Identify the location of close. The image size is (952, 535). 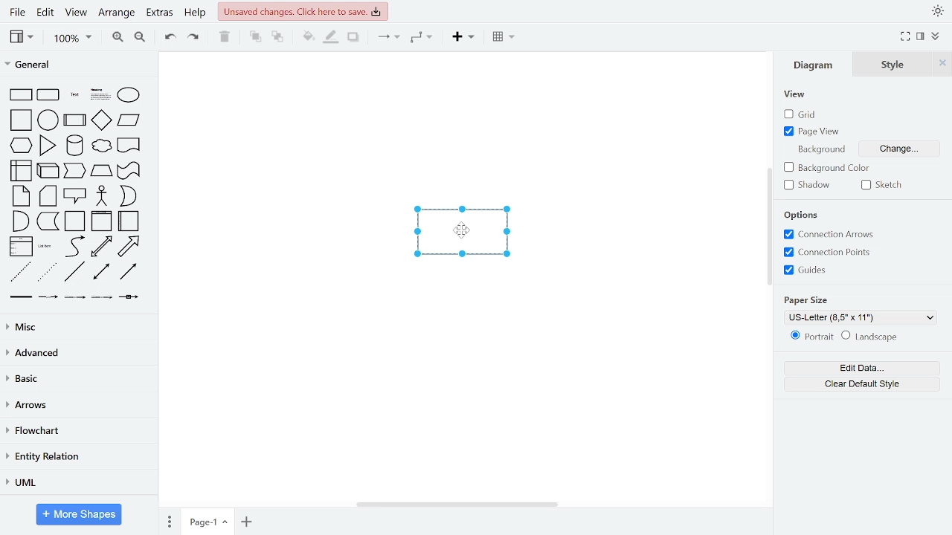
(942, 65).